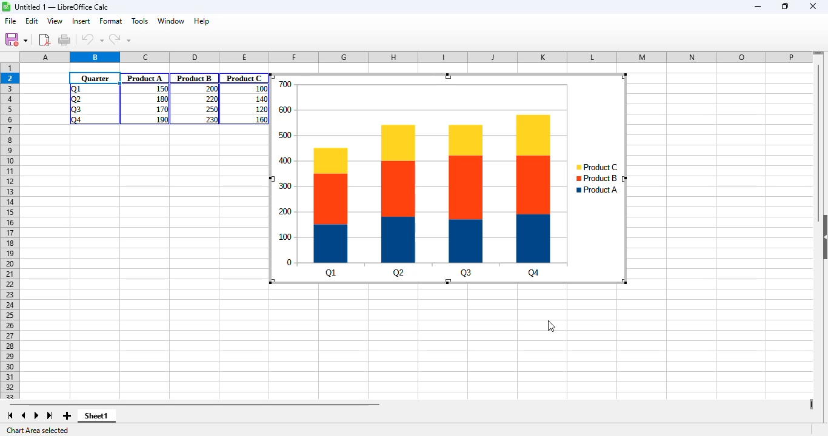  I want to click on vertical scroll bar, so click(820, 140).